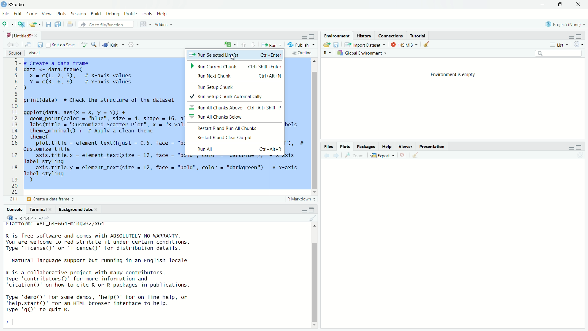  What do you see at coordinates (418, 36) in the screenshot?
I see `Tutorial` at bounding box center [418, 36].